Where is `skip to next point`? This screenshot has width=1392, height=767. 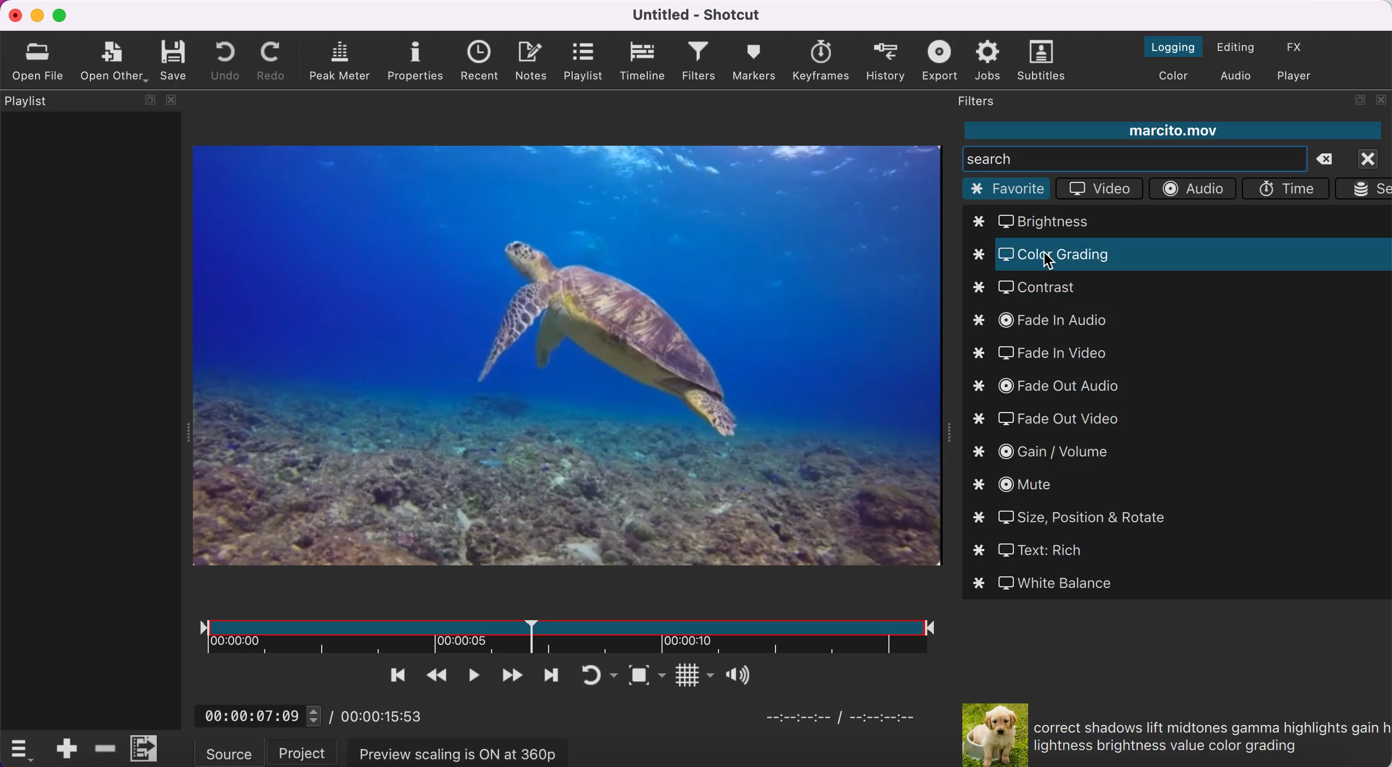
skip to next point is located at coordinates (549, 675).